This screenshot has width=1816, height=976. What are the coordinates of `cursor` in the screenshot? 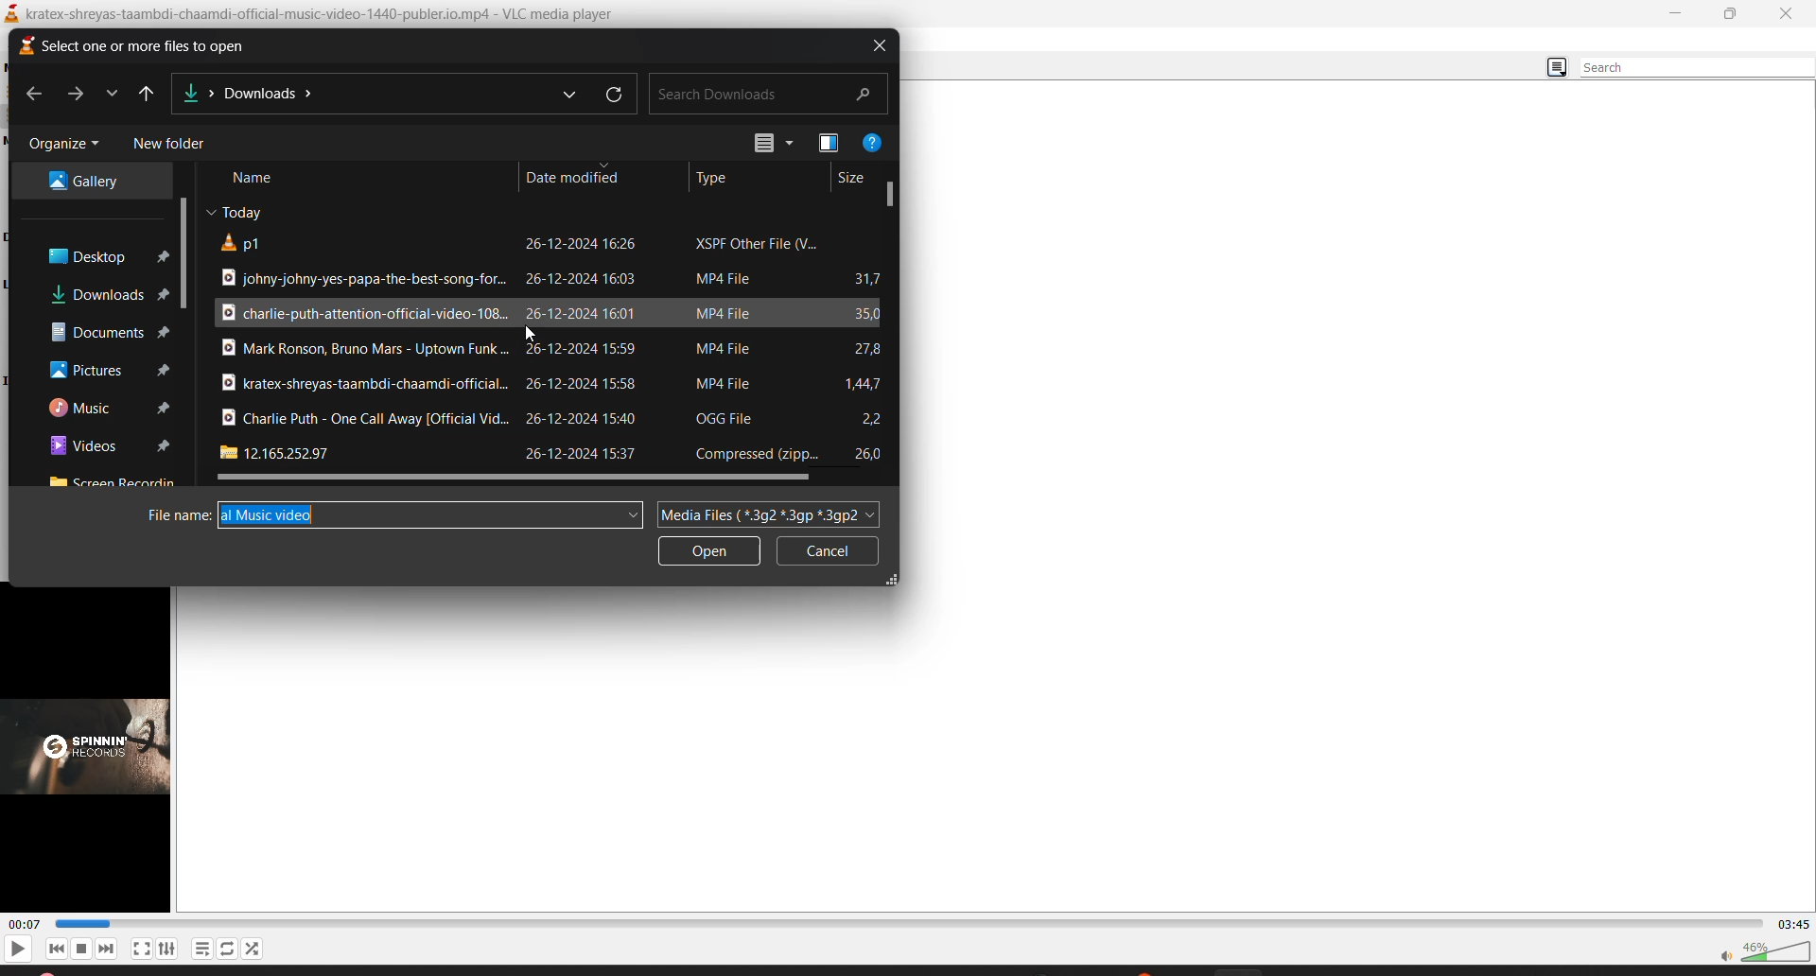 It's located at (532, 329).